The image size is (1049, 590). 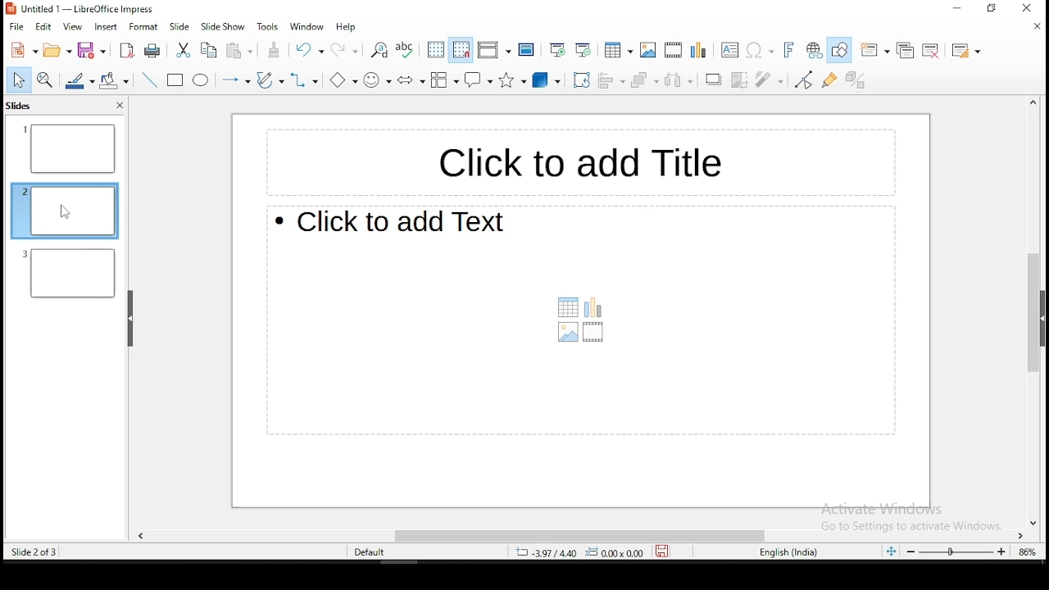 I want to click on insert, so click(x=105, y=27).